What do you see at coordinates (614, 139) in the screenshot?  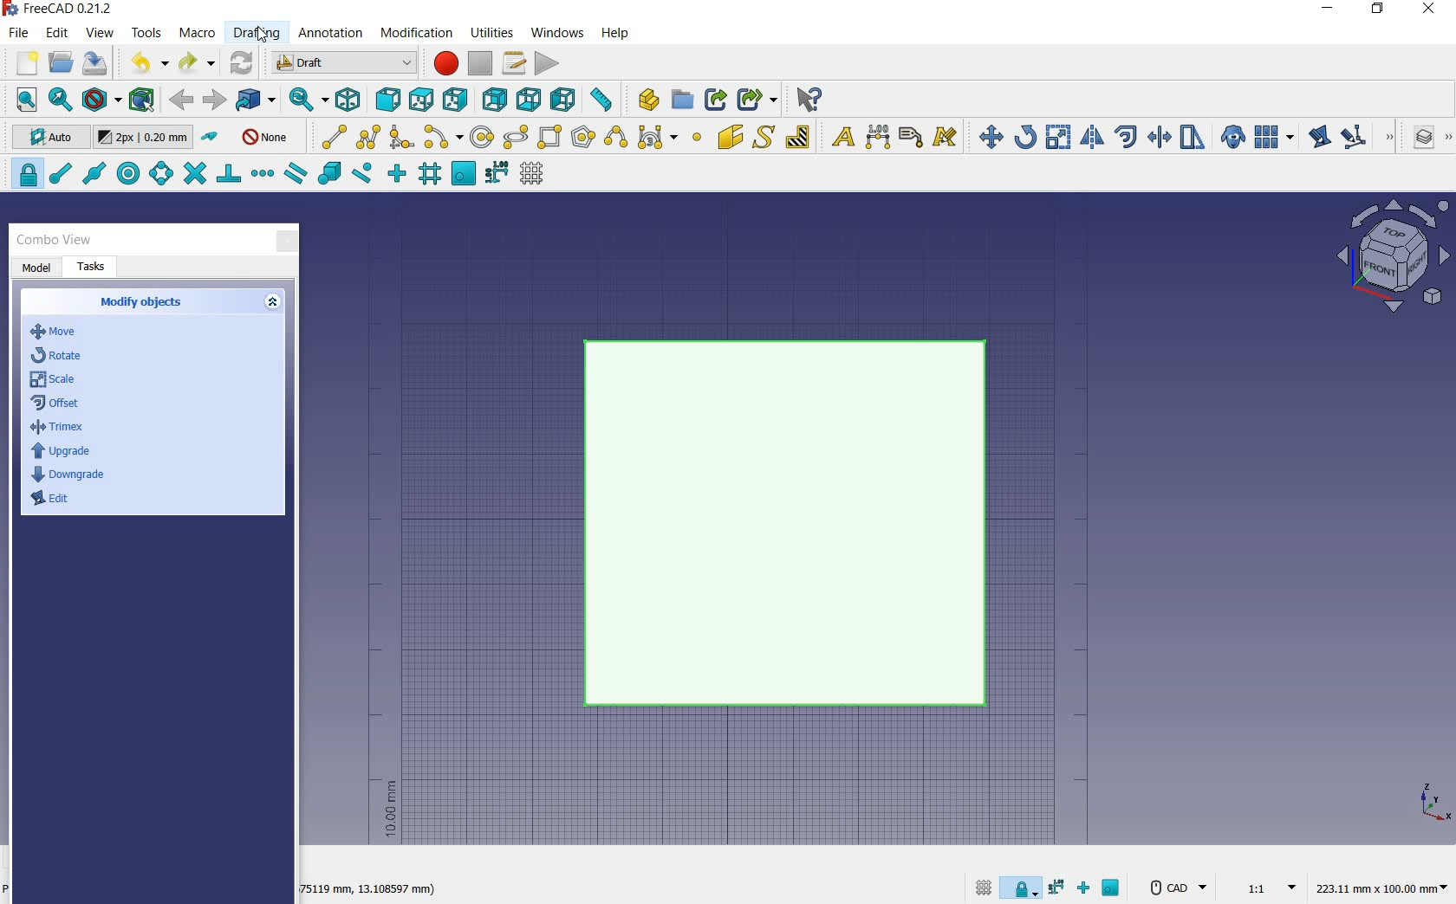 I see `b-spline` at bounding box center [614, 139].